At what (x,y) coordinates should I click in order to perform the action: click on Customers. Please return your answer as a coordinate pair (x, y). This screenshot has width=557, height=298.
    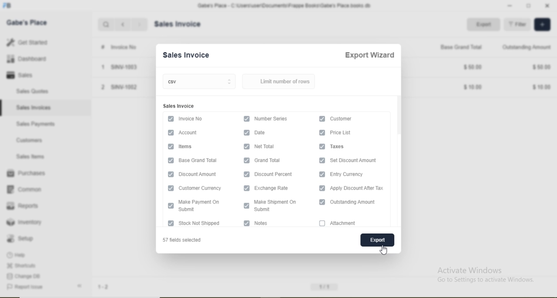
    Looking at the image, I should click on (30, 139).